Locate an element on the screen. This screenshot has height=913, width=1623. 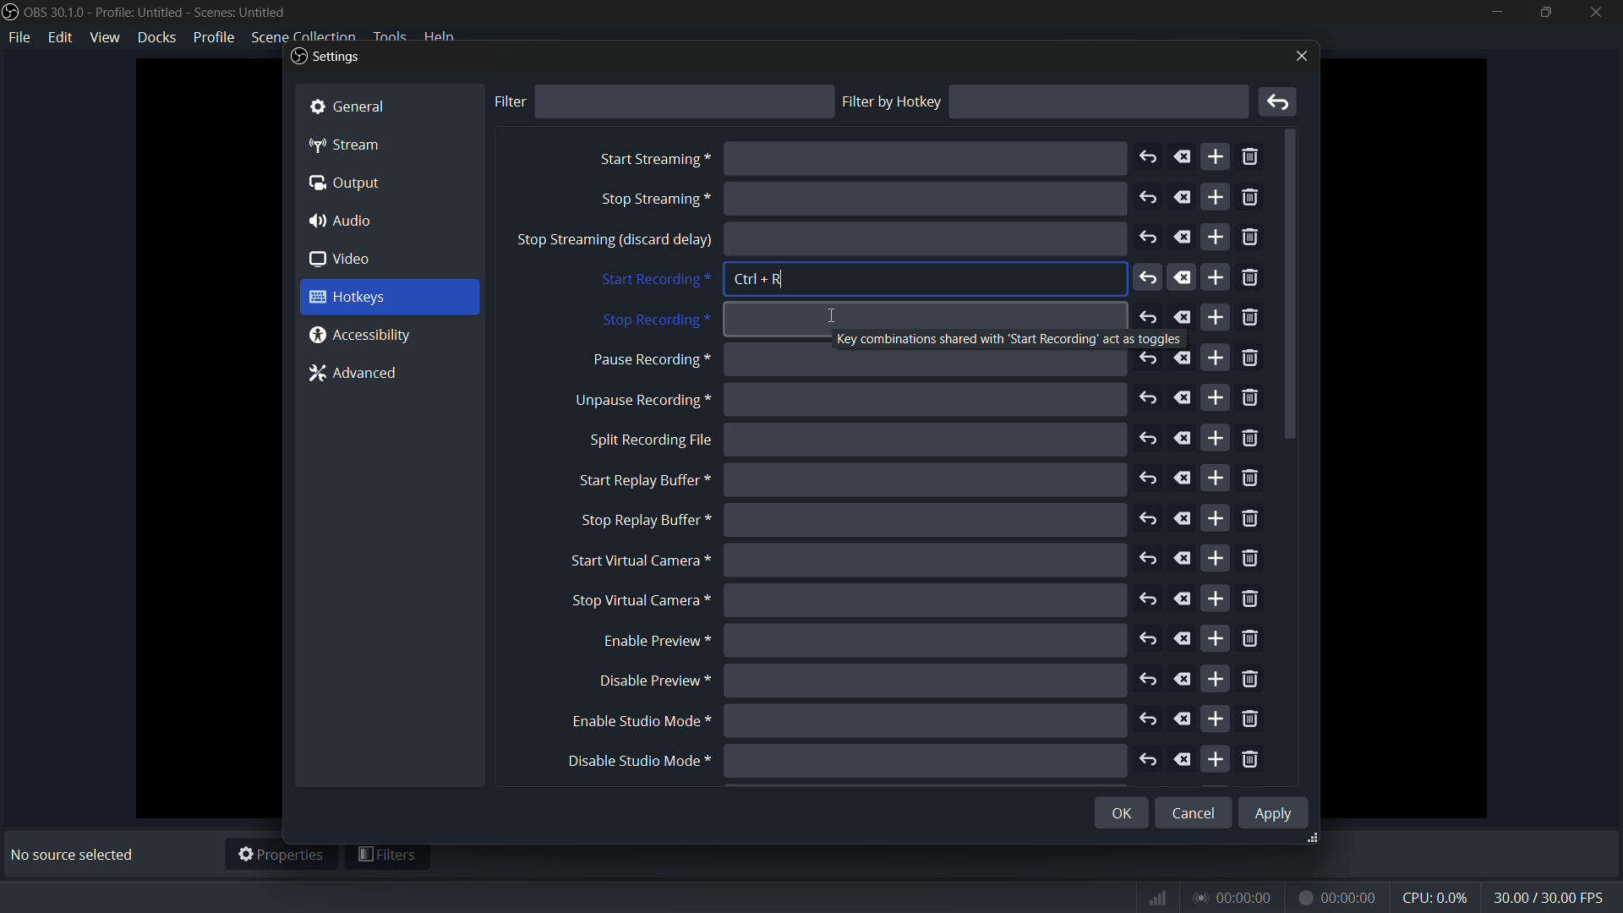
cpu usage is located at coordinates (1437, 897).